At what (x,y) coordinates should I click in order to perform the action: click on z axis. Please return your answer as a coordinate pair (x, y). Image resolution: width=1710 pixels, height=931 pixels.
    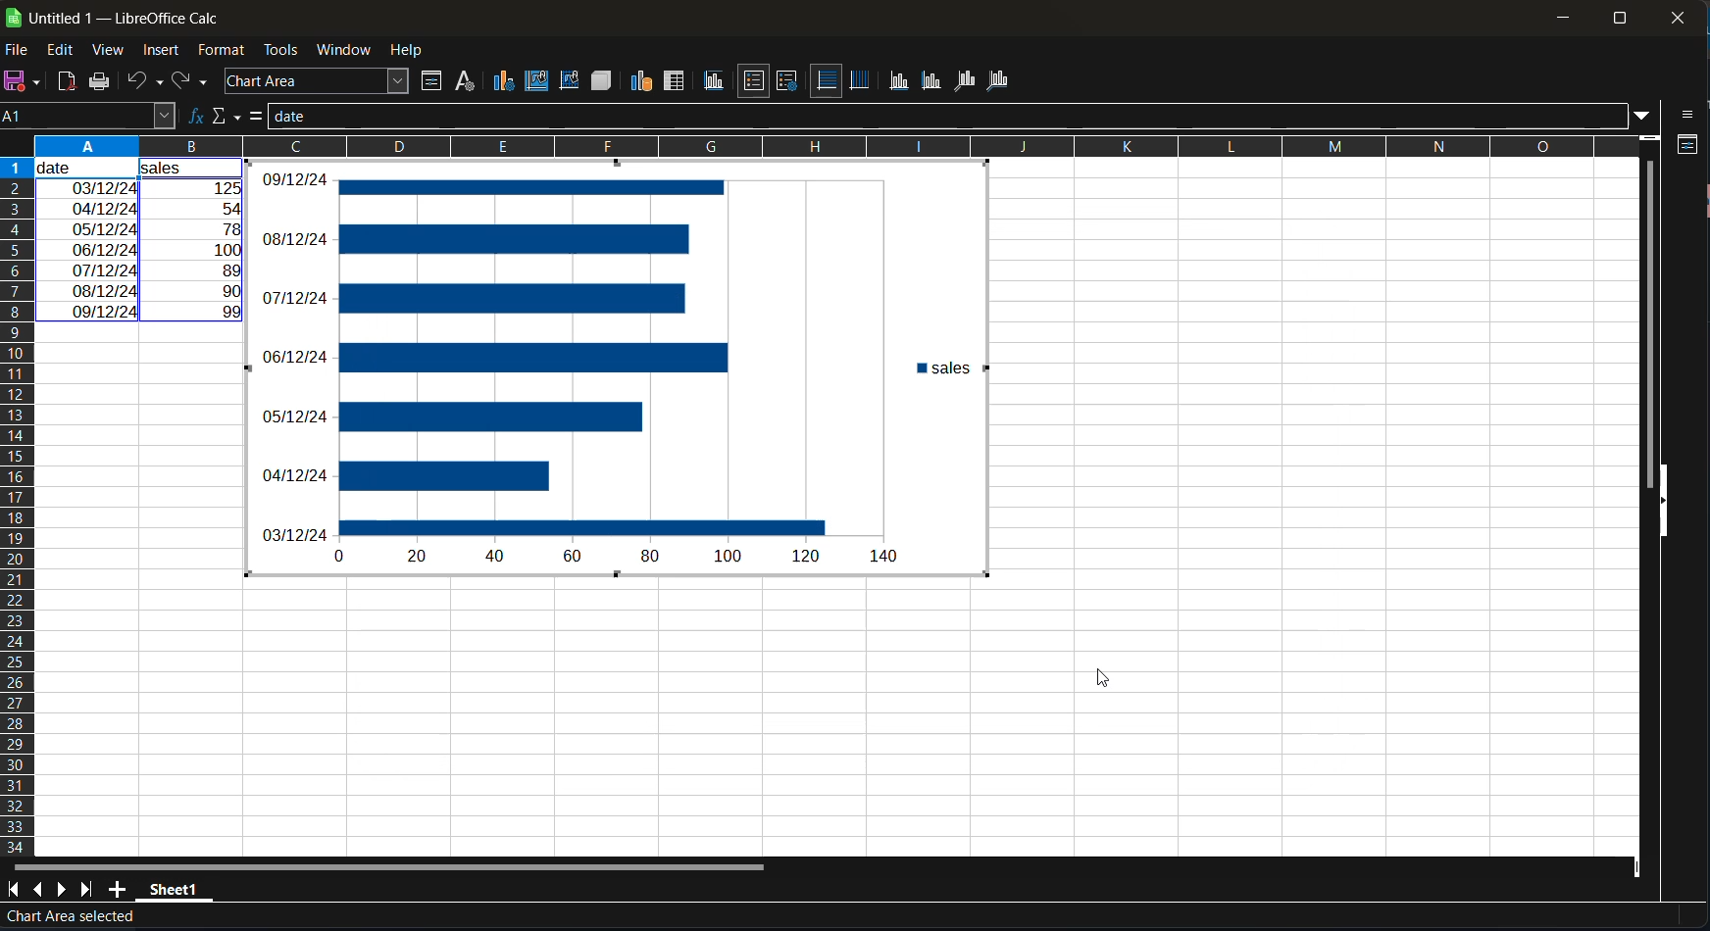
    Looking at the image, I should click on (964, 78).